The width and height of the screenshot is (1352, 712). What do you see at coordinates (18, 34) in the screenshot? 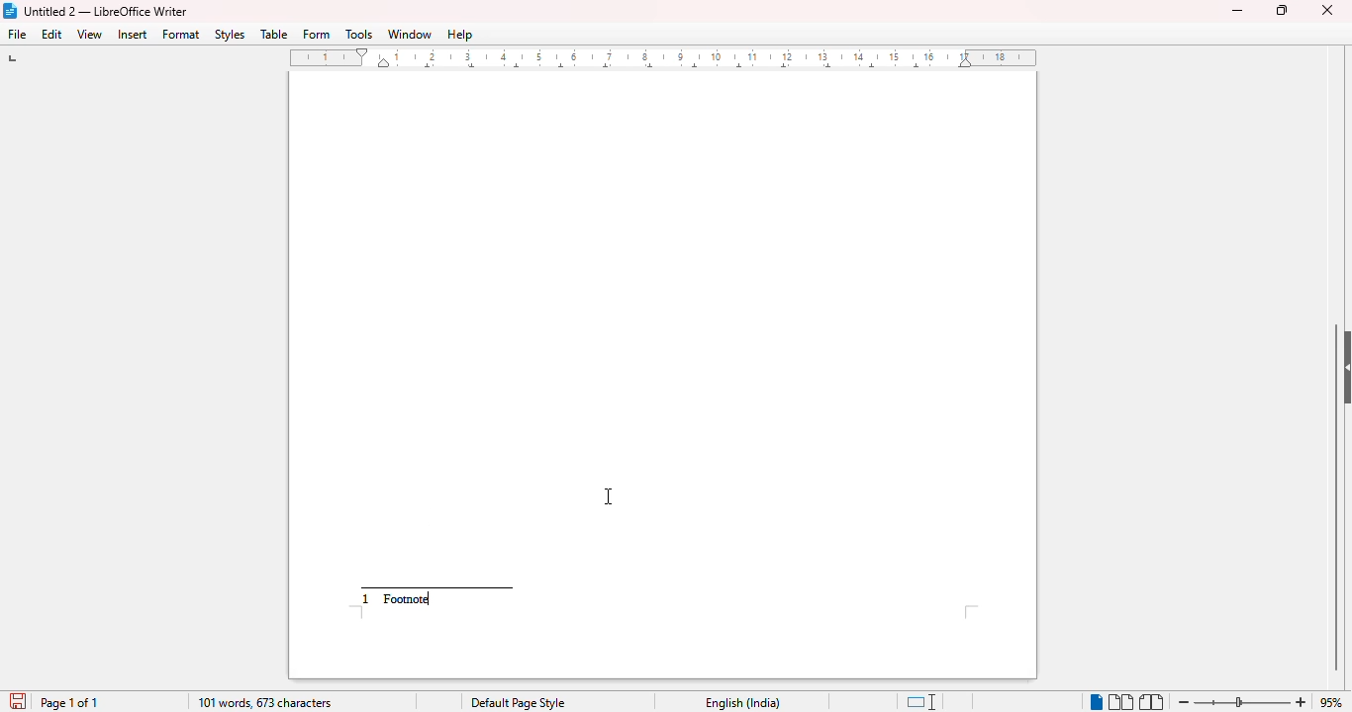
I see `file` at bounding box center [18, 34].